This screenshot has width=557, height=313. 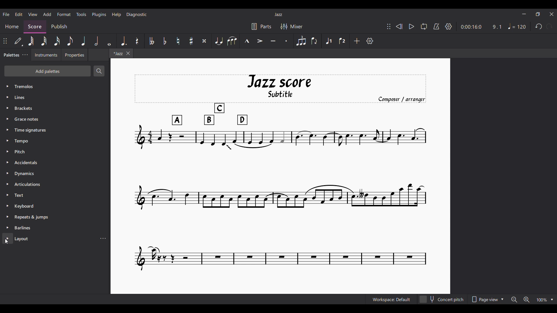 What do you see at coordinates (46, 55) in the screenshot?
I see `Instruments` at bounding box center [46, 55].